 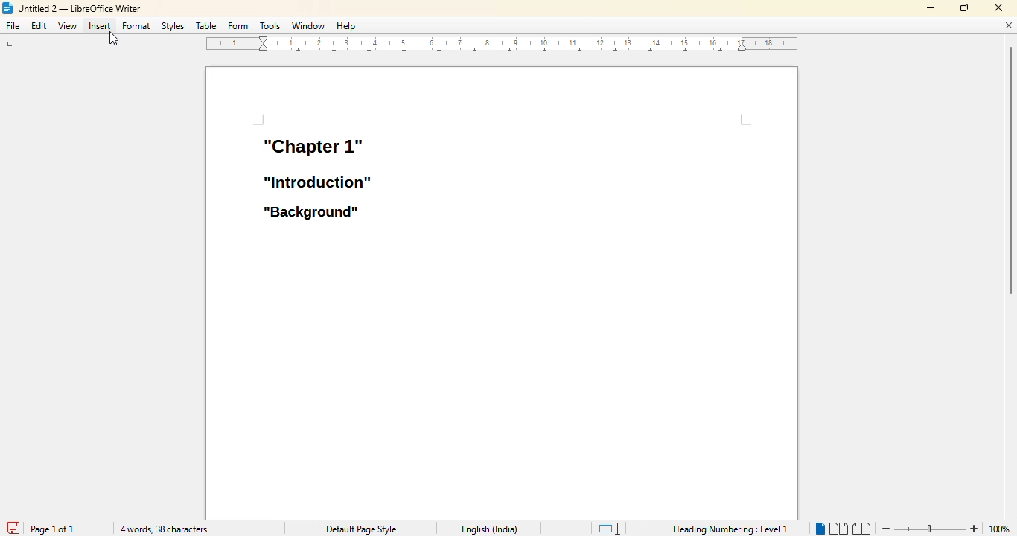 I want to click on view single page, so click(x=818, y=526).